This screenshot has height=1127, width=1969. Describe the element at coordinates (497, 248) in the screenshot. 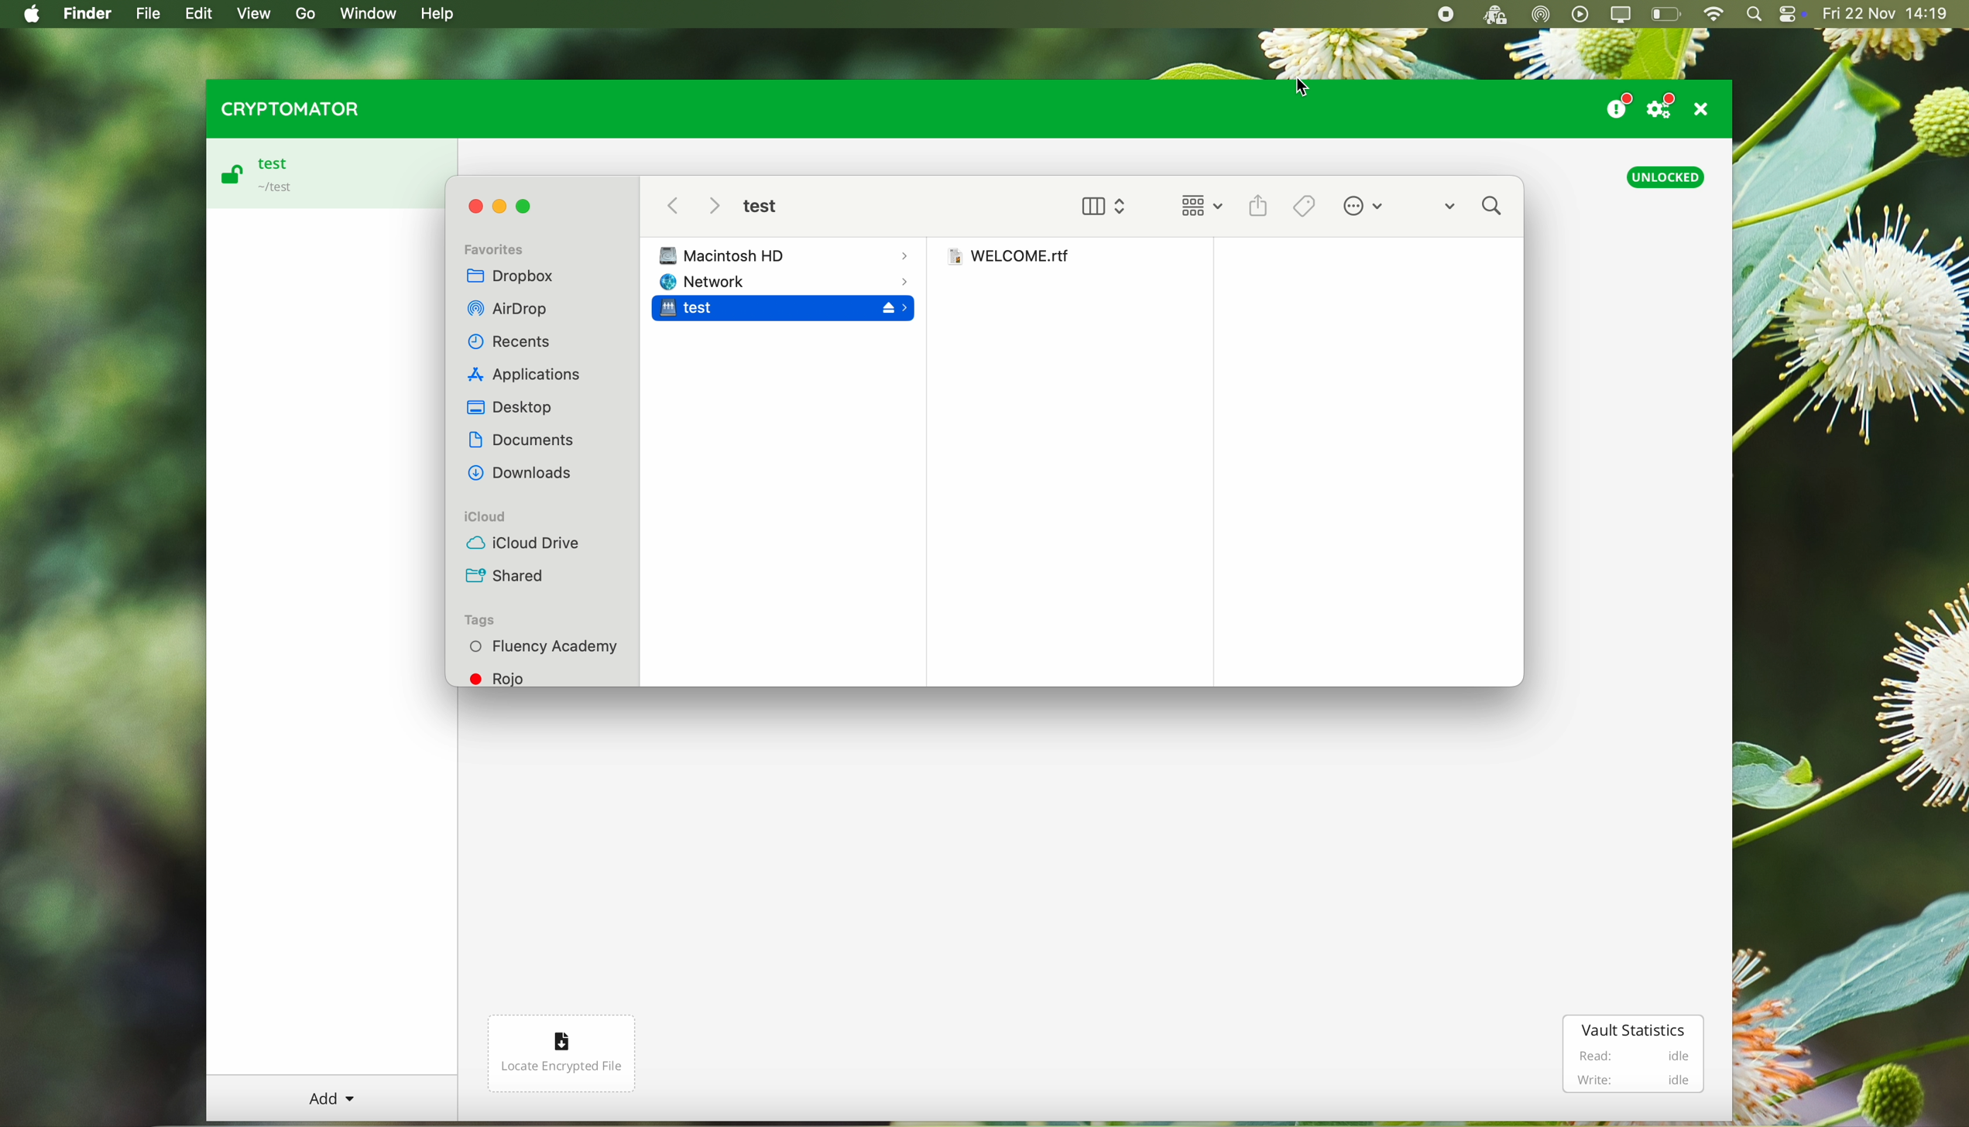

I see `favorites` at that location.